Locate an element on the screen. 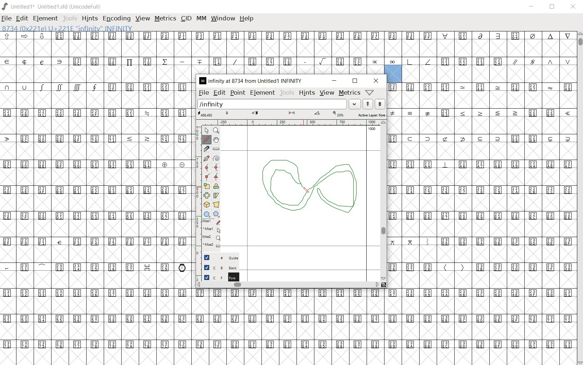 This screenshot has height=365, width=583. symbol is located at coordinates (568, 114).